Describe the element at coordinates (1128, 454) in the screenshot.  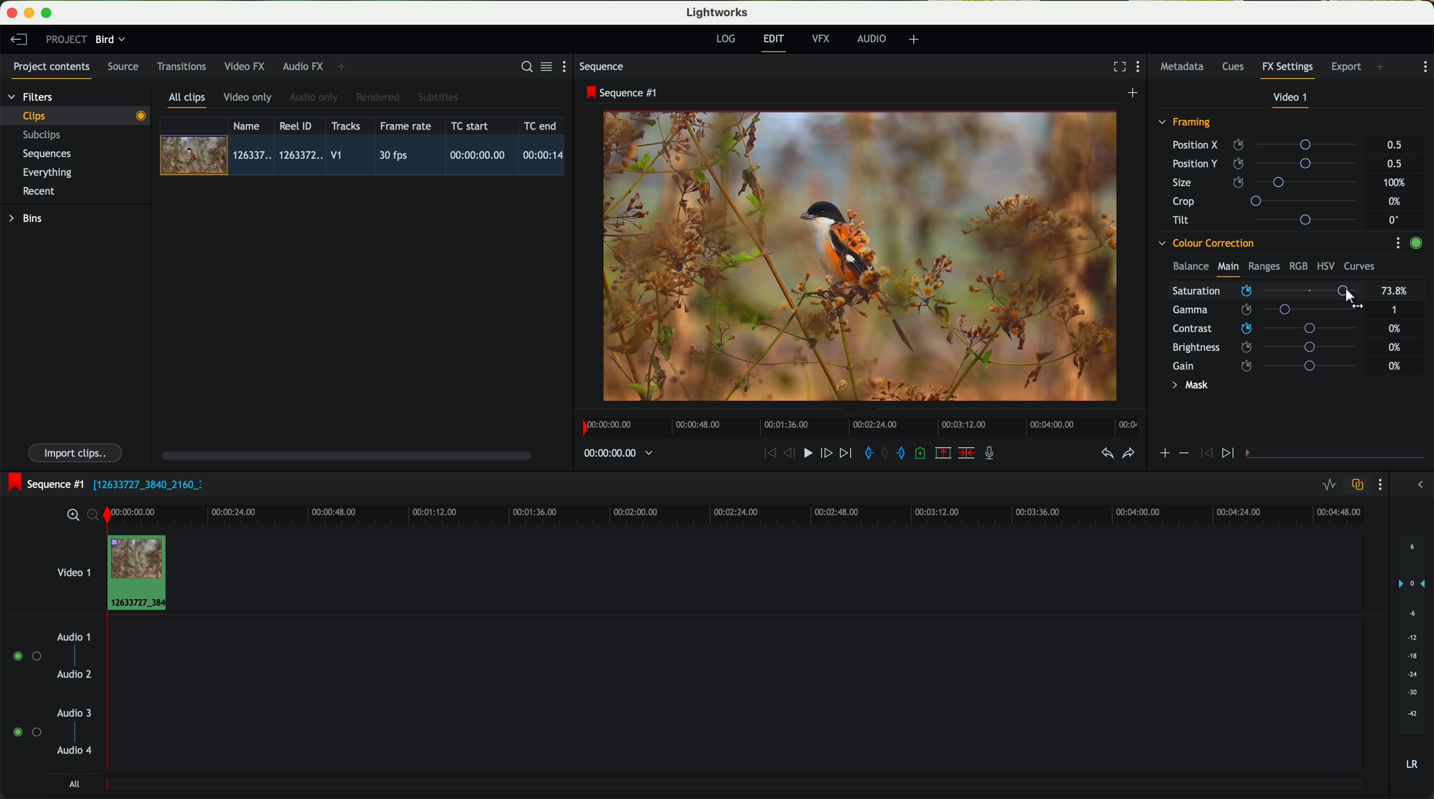
I see `redo` at that location.